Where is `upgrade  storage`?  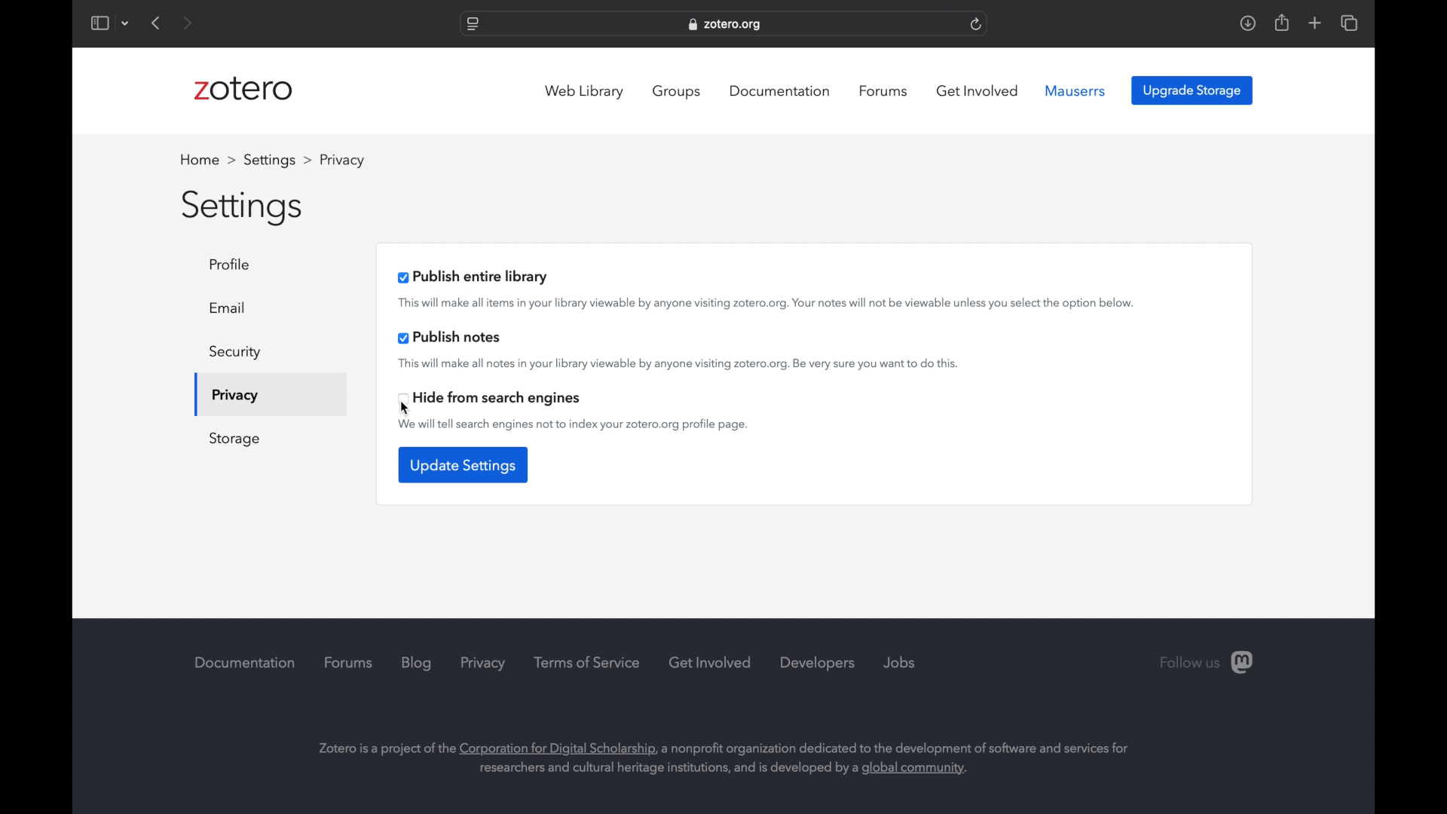
upgrade  storage is located at coordinates (1192, 90).